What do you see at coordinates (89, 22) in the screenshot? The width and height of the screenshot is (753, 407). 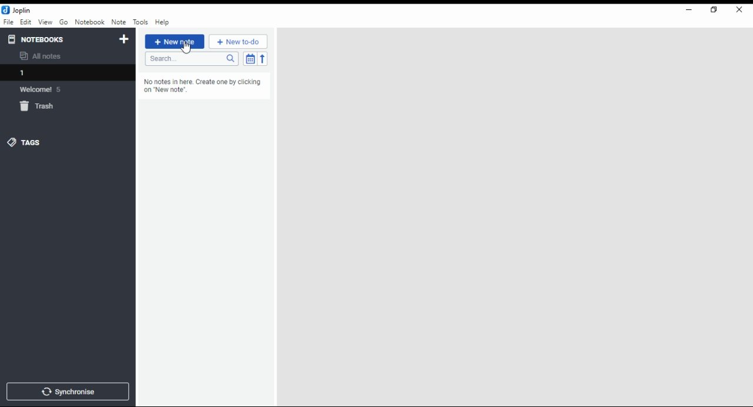 I see `notebook` at bounding box center [89, 22].